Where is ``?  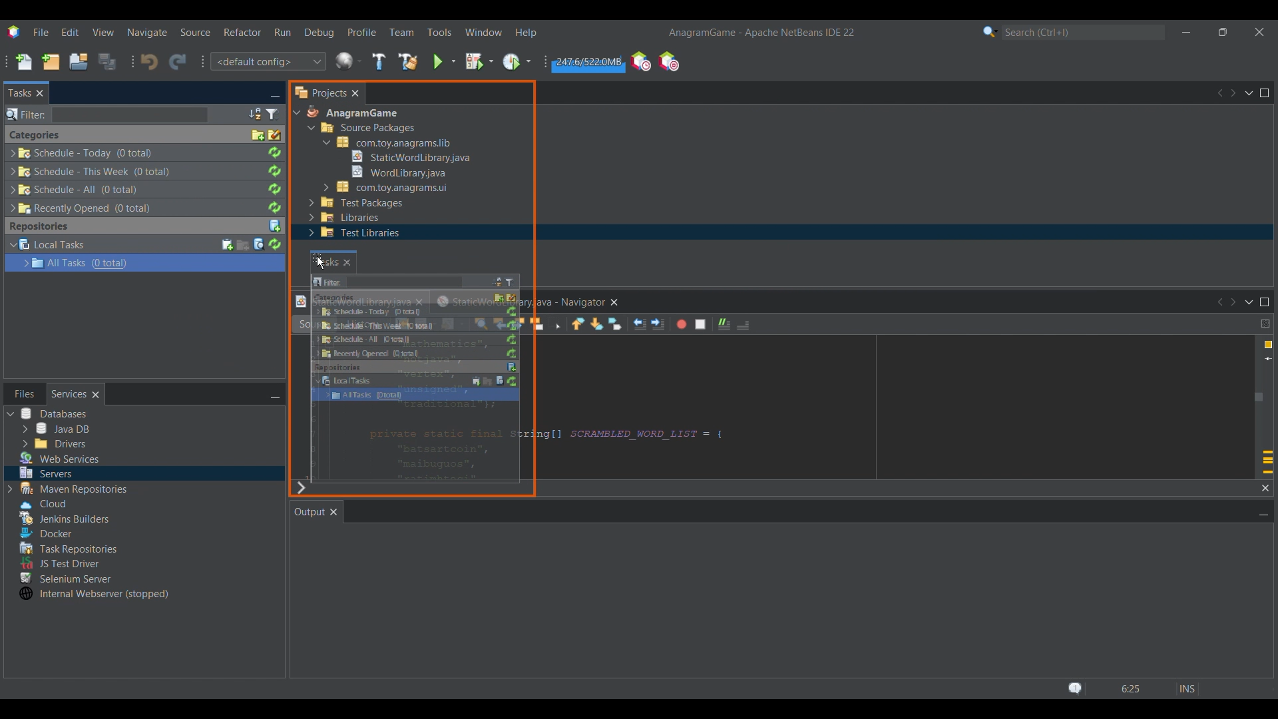
 is located at coordinates (576, 302).